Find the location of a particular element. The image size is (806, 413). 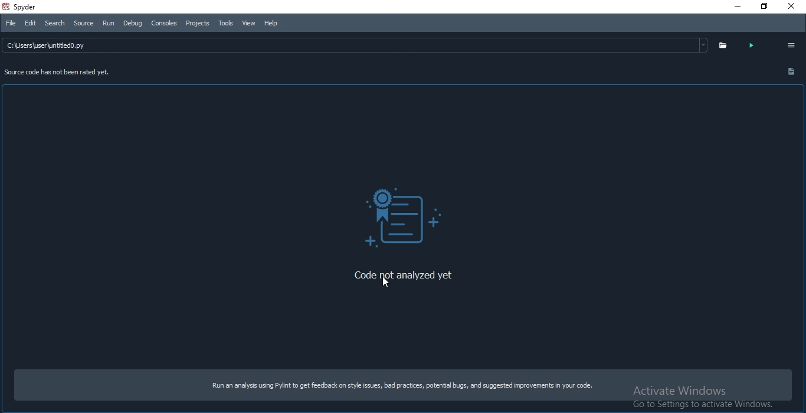

Source is located at coordinates (83, 22).